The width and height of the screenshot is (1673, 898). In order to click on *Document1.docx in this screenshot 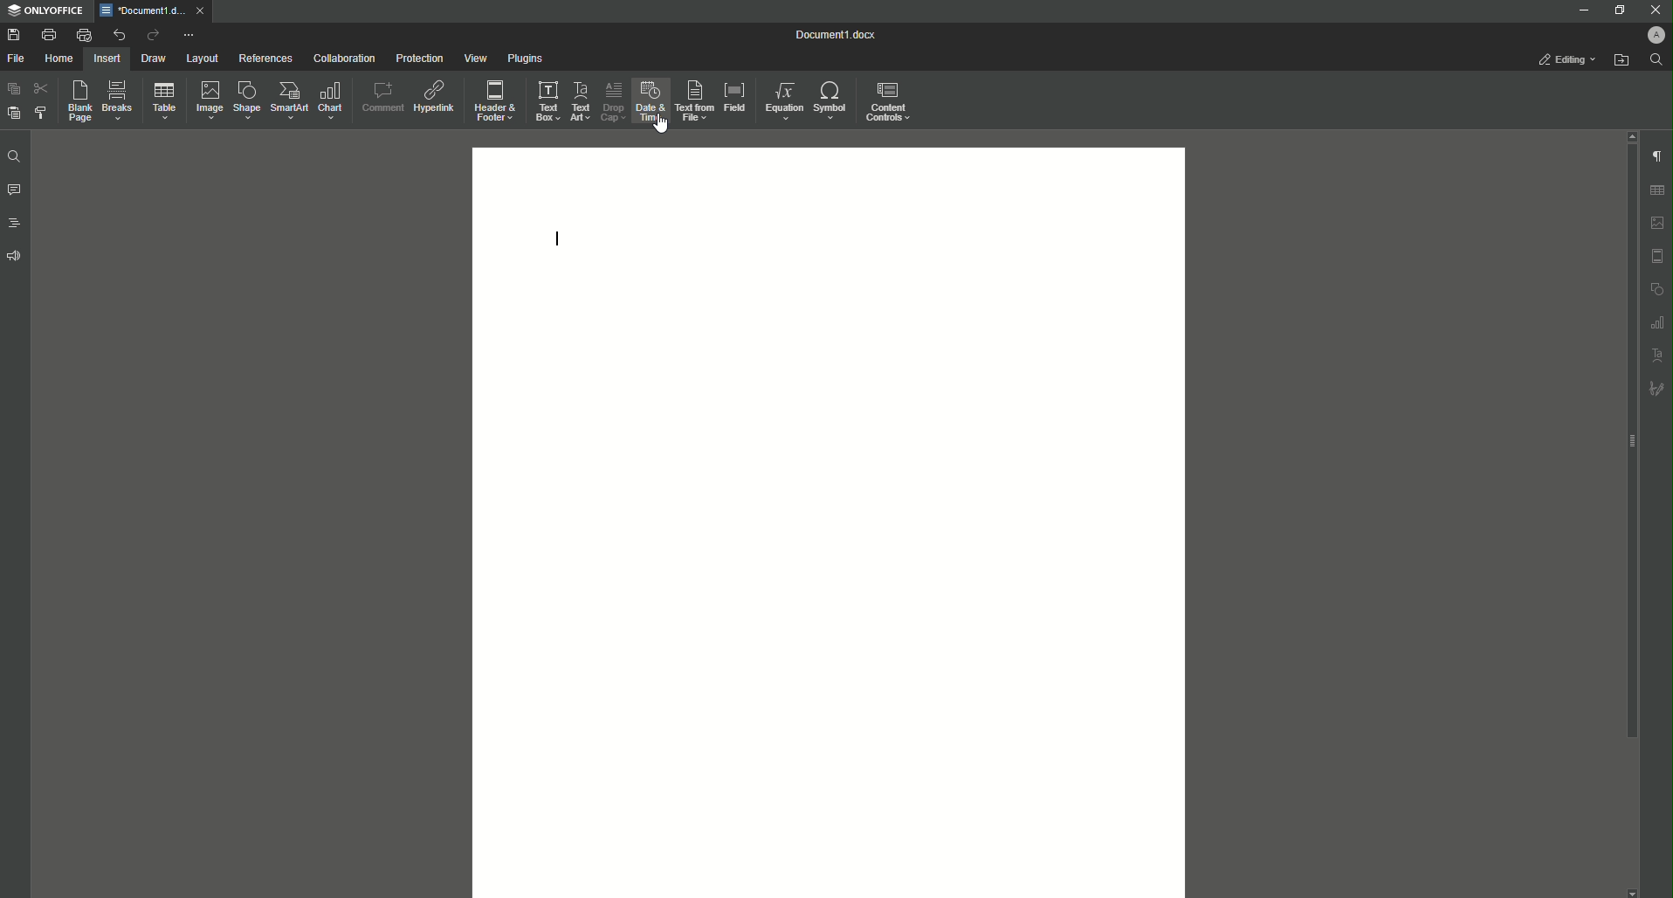, I will do `click(141, 10)`.